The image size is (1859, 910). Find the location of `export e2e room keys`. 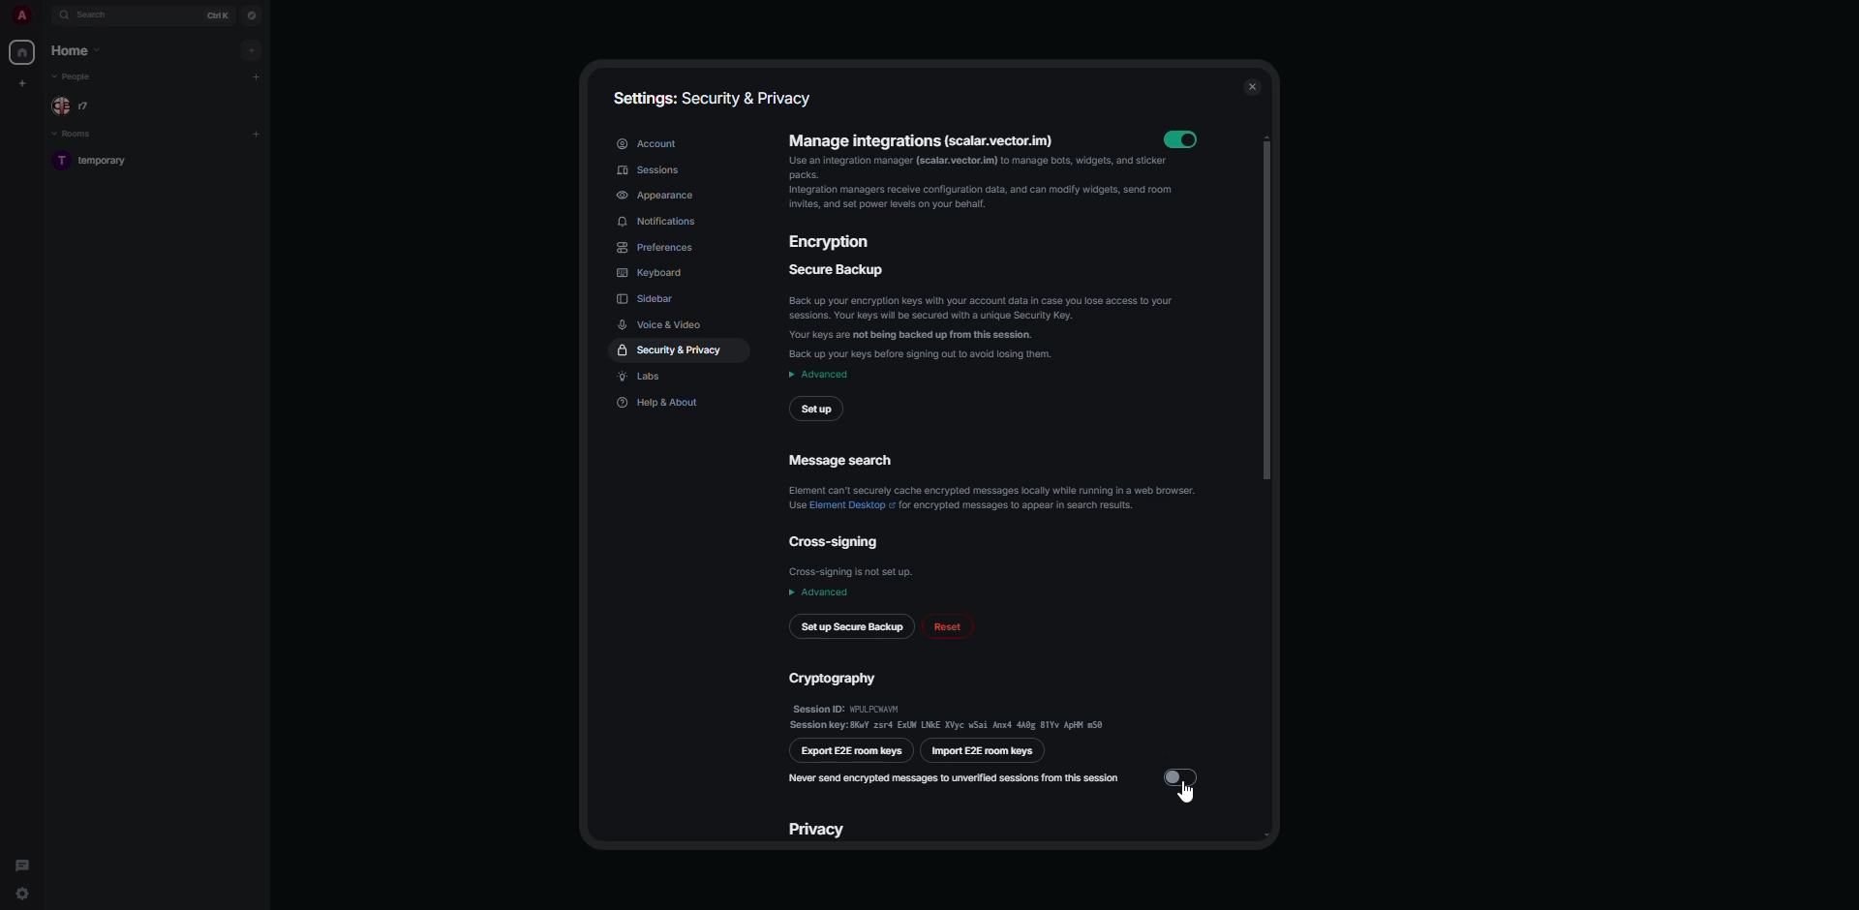

export e2e room keys is located at coordinates (852, 750).